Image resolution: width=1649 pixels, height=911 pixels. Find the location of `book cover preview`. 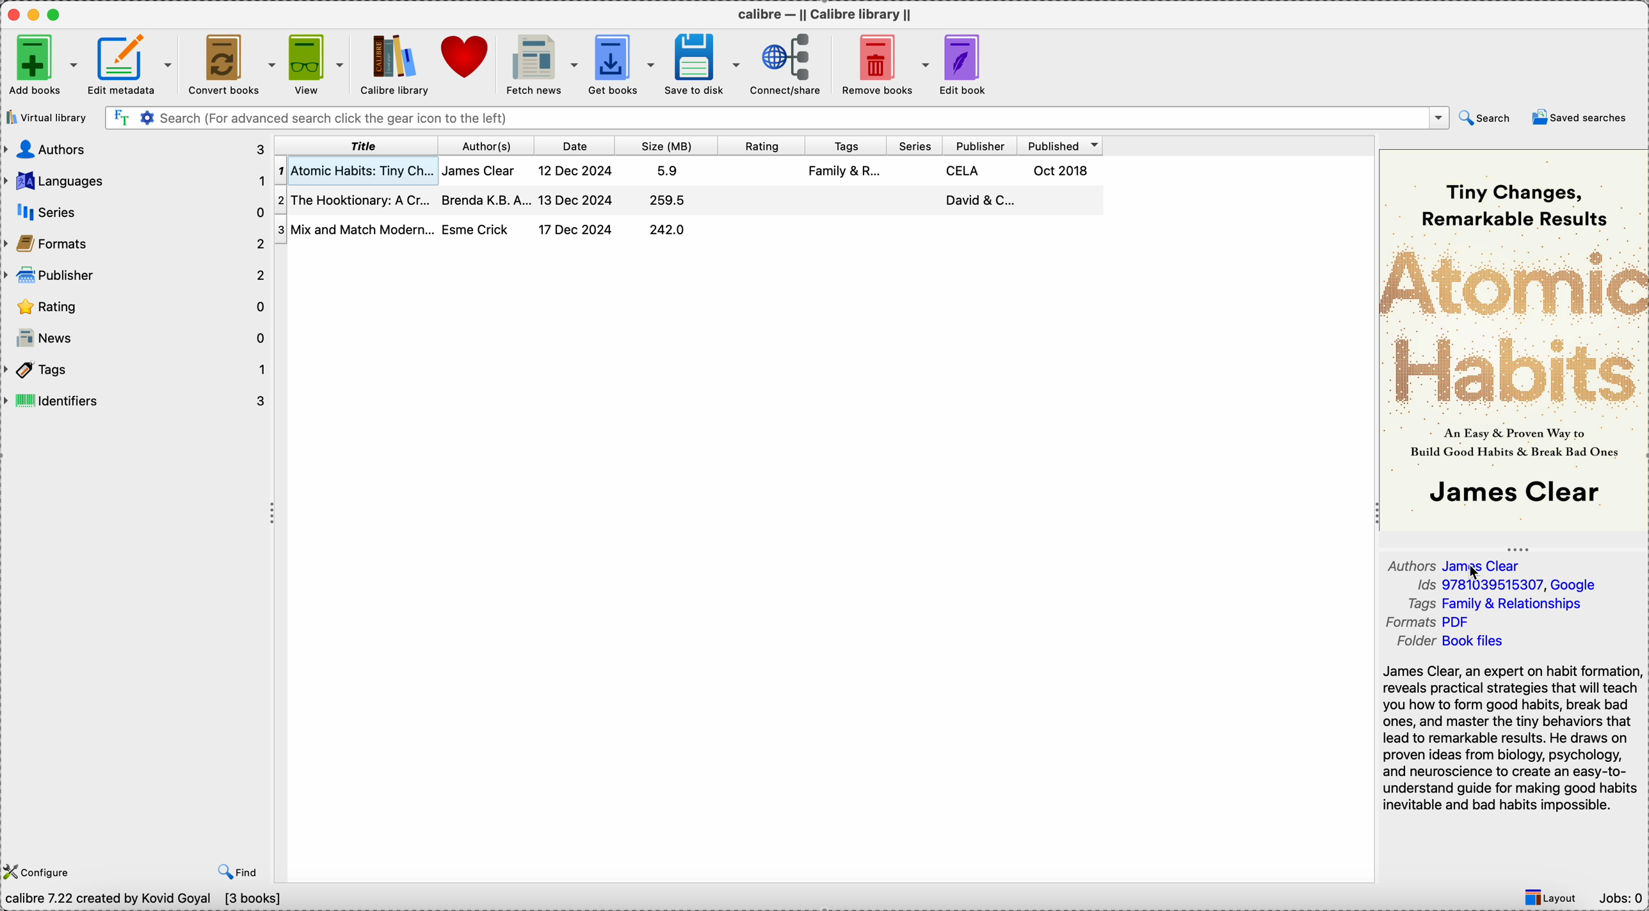

book cover preview is located at coordinates (1513, 339).